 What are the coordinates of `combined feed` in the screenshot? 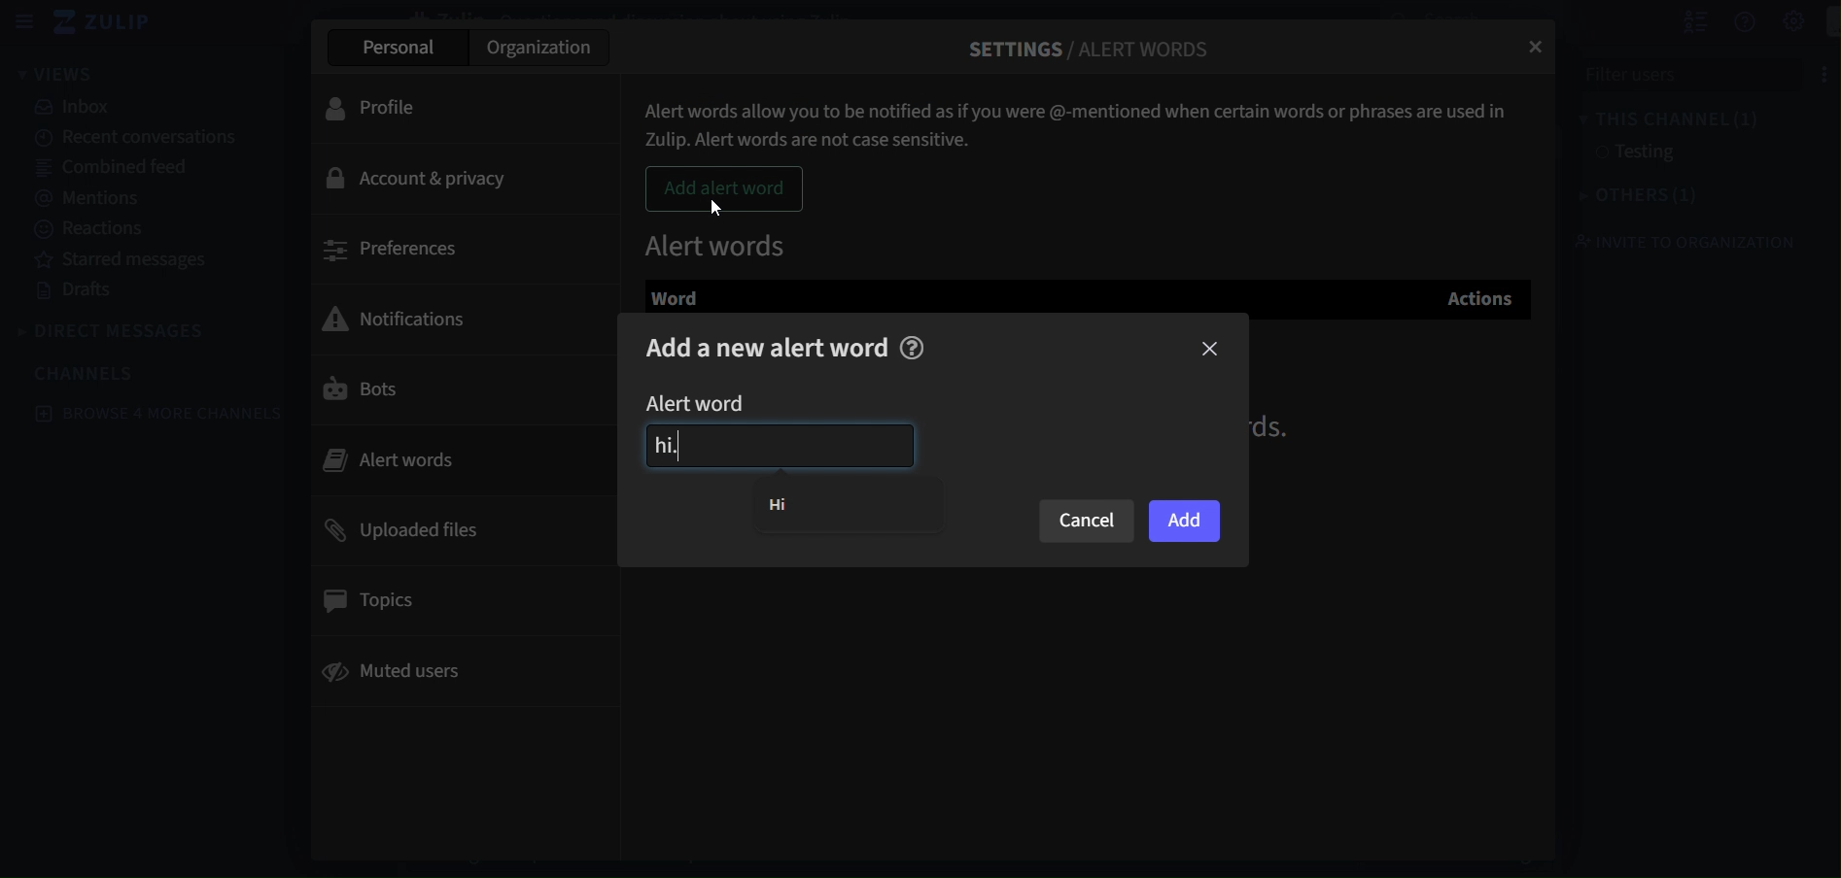 It's located at (120, 169).